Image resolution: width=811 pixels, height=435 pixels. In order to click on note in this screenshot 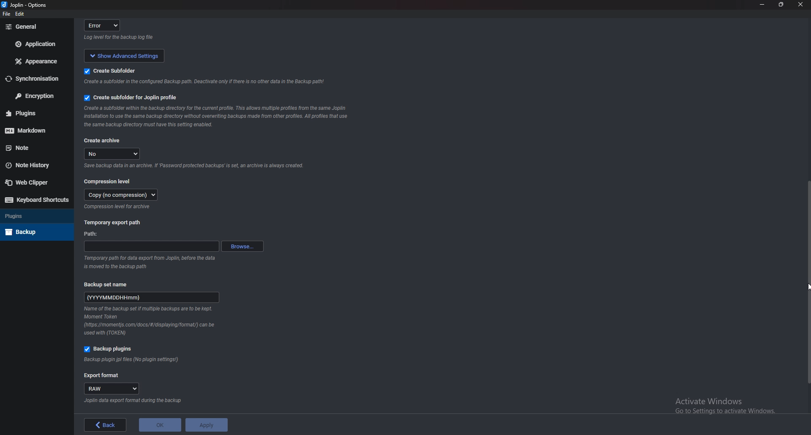, I will do `click(35, 147)`.